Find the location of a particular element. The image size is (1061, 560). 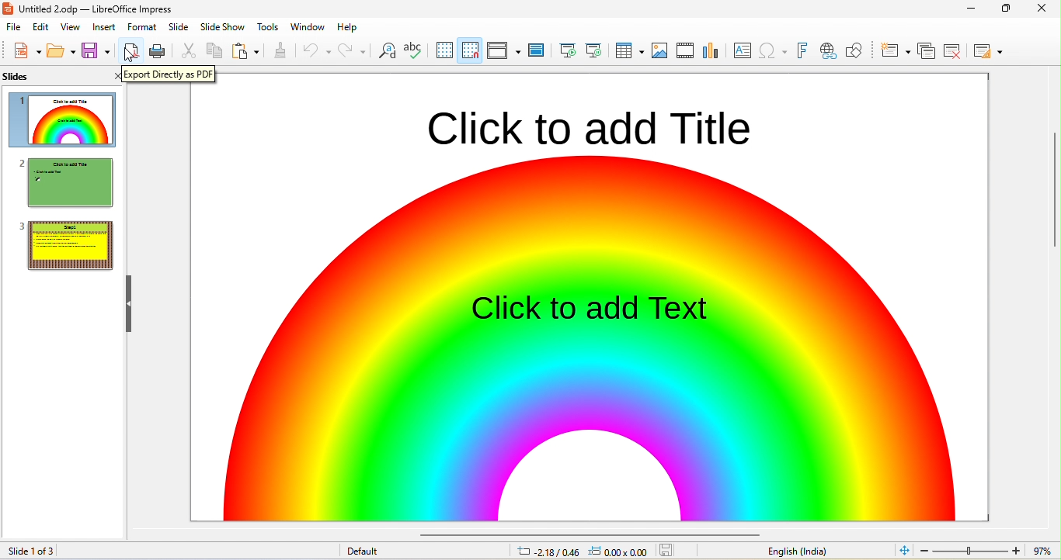

start from current  is located at coordinates (565, 49).